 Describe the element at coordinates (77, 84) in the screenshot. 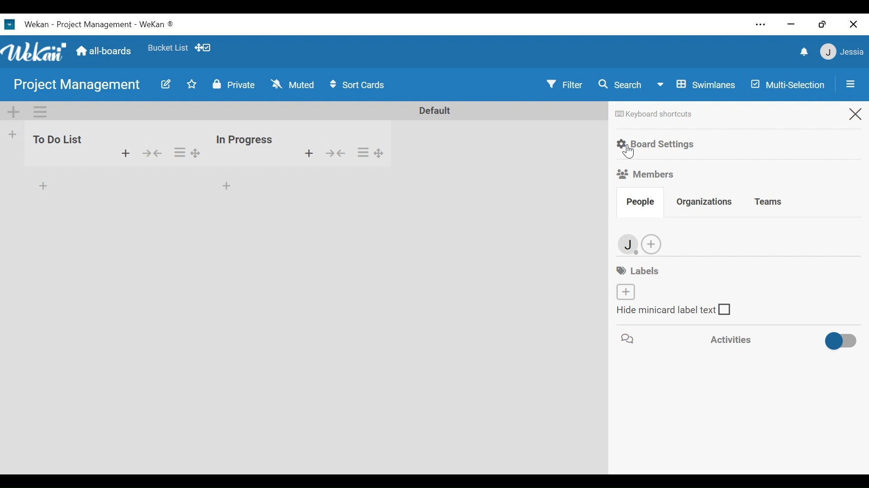

I see `Board Name` at that location.